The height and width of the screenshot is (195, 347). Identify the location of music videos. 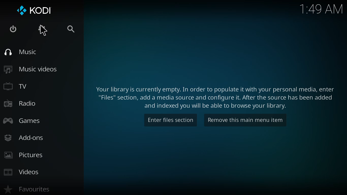
(31, 69).